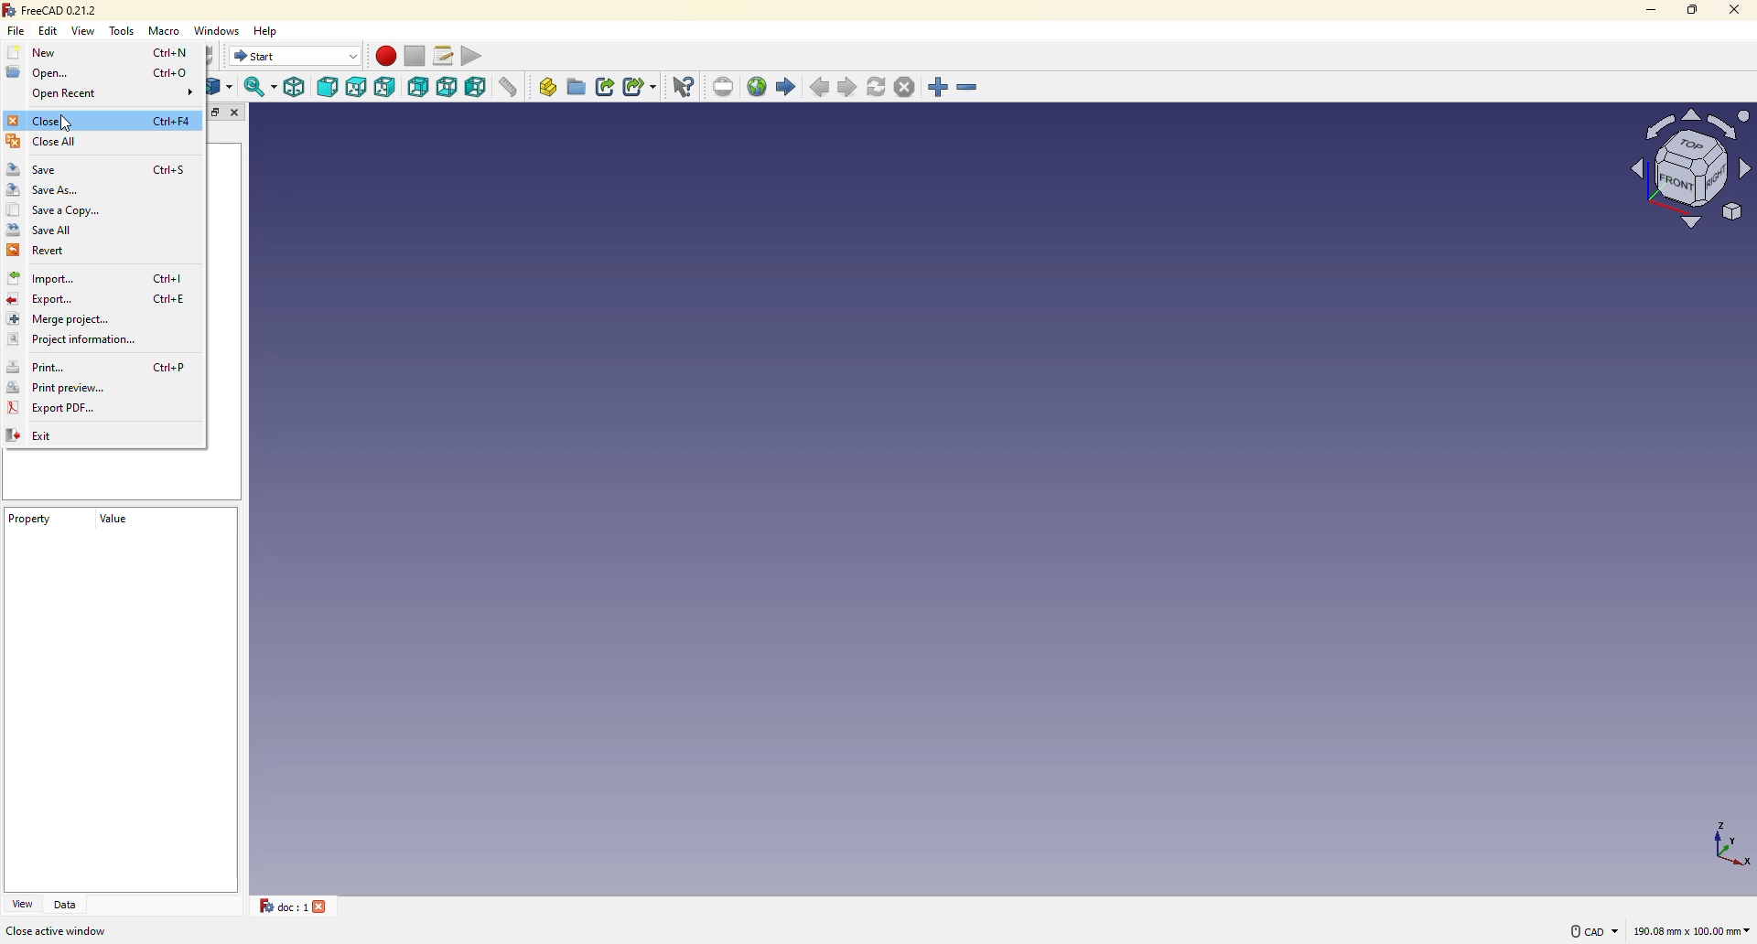 The image size is (1757, 944). I want to click on cursor, so click(66, 123).